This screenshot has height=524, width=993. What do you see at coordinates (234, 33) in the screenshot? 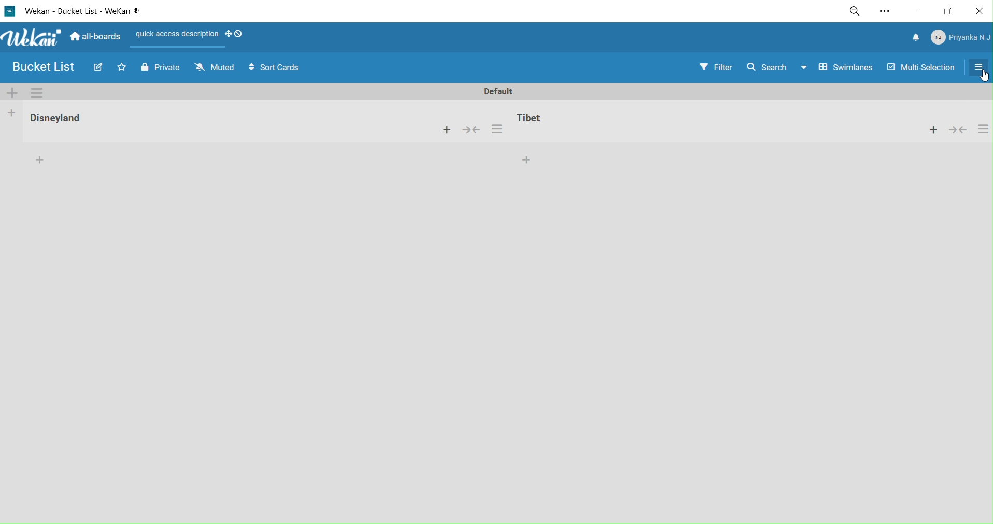
I see `show desktop draghandles` at bounding box center [234, 33].